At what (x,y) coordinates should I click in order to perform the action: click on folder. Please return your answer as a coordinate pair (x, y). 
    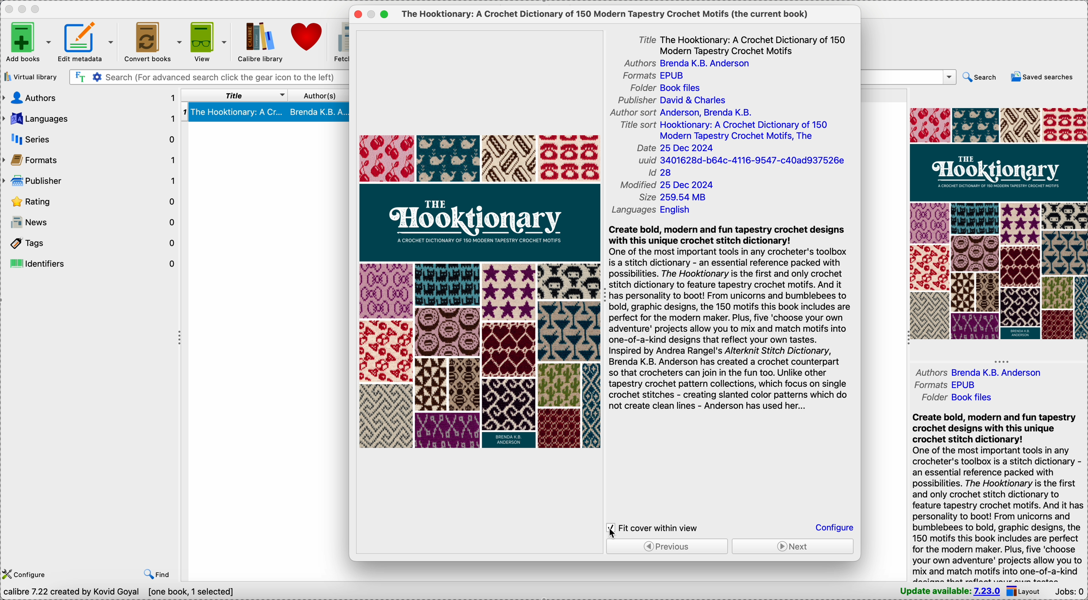
    Looking at the image, I should click on (960, 399).